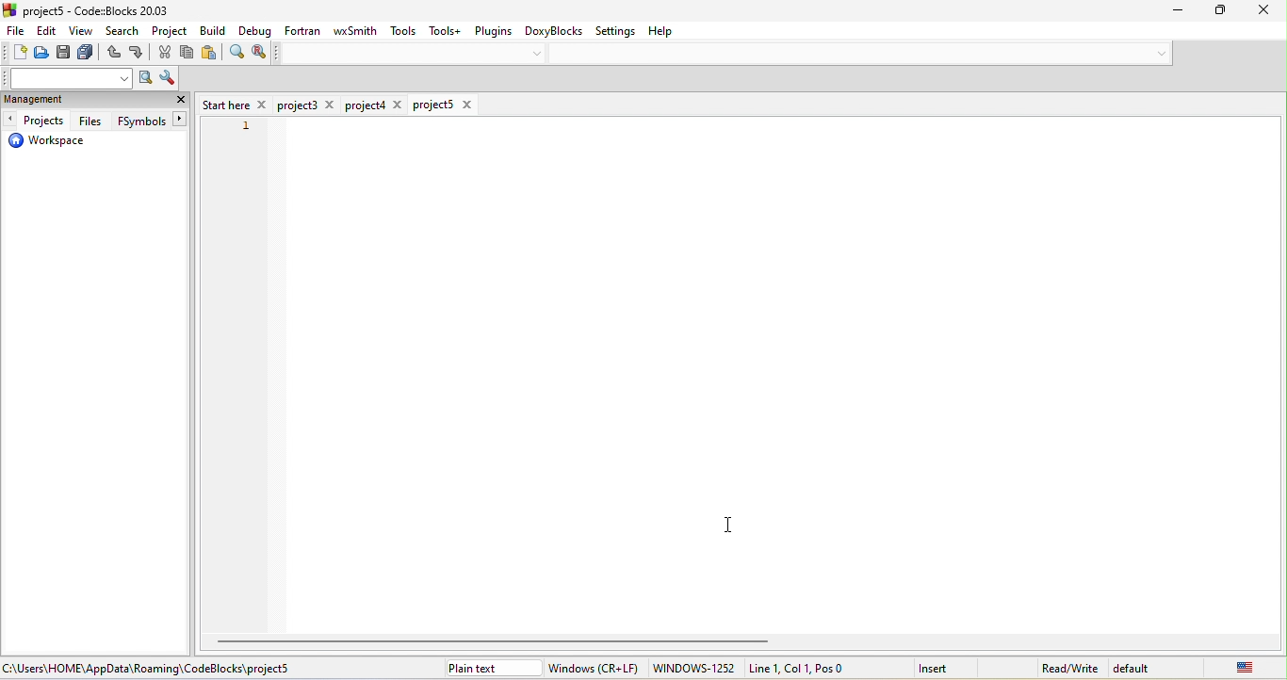  Describe the element at coordinates (166, 54) in the screenshot. I see `cut` at that location.